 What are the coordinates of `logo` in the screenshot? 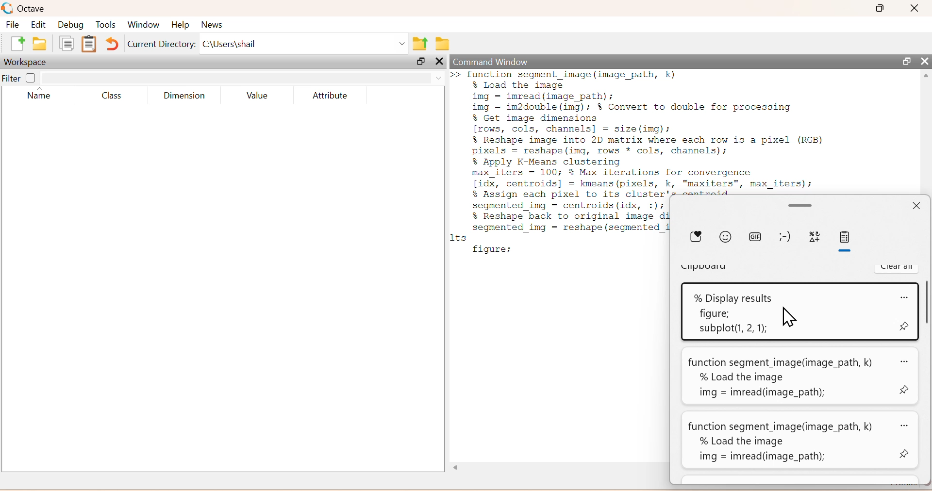 It's located at (8, 8).